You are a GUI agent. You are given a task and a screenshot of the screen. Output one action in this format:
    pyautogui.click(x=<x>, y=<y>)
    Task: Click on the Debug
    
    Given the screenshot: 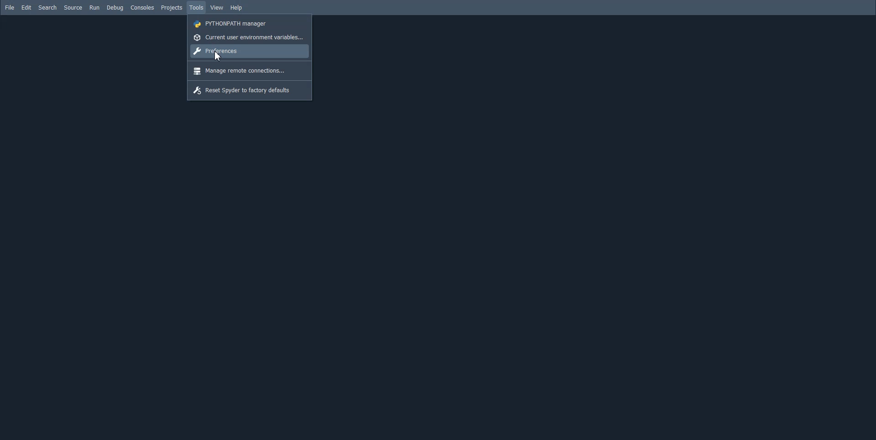 What is the action you would take?
    pyautogui.click(x=115, y=8)
    